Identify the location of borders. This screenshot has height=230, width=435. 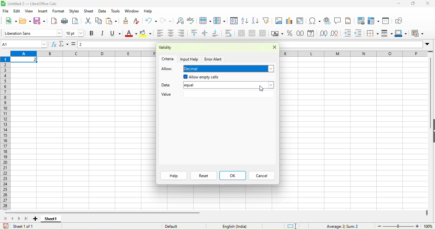
(373, 33).